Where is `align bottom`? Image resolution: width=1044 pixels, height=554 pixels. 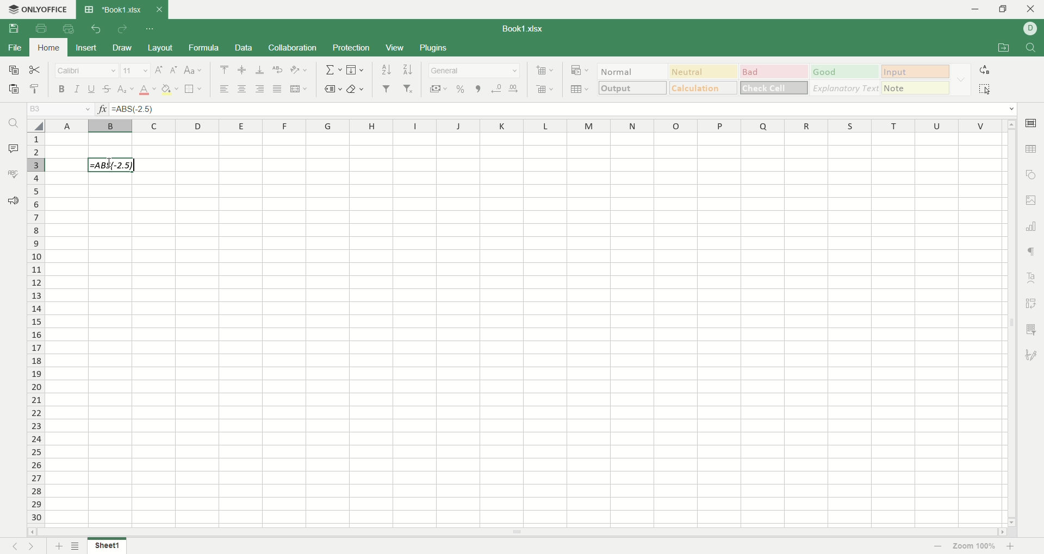 align bottom is located at coordinates (259, 70).